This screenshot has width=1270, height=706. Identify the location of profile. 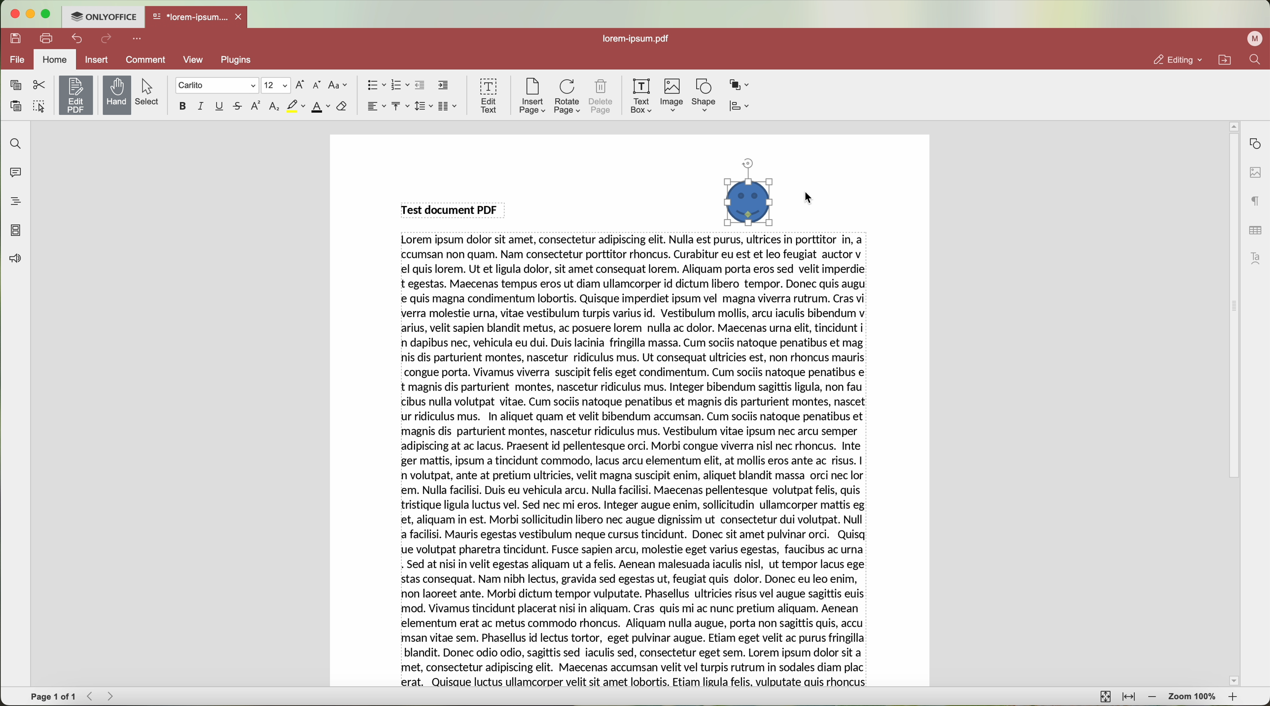
(1253, 39).